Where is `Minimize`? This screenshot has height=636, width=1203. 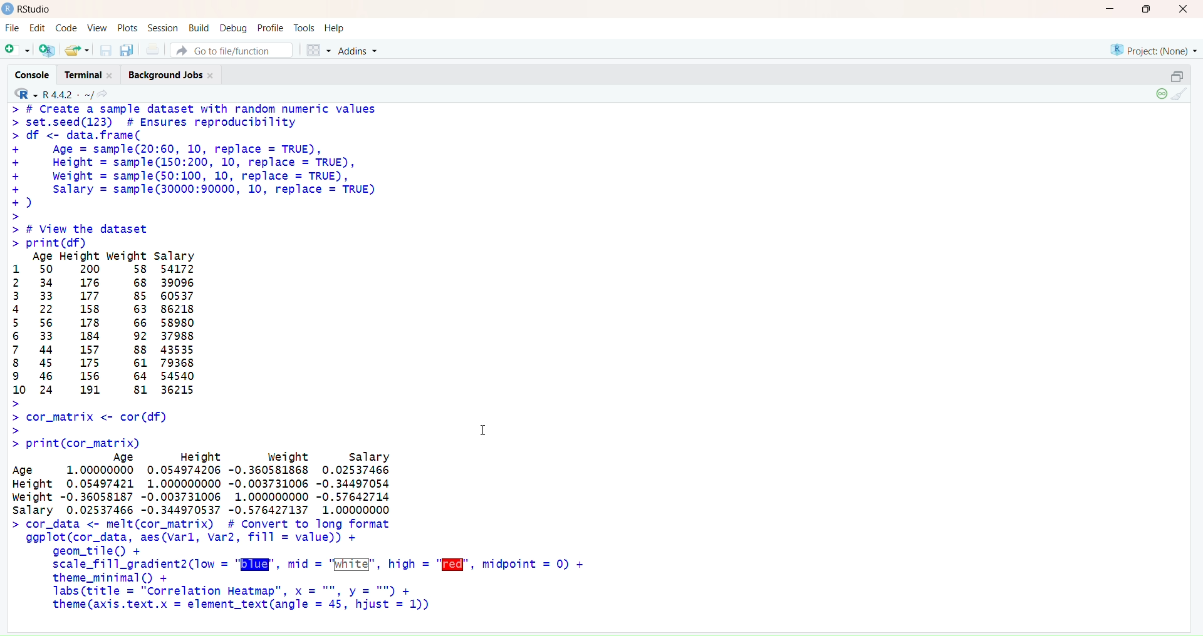 Minimize is located at coordinates (1110, 9).